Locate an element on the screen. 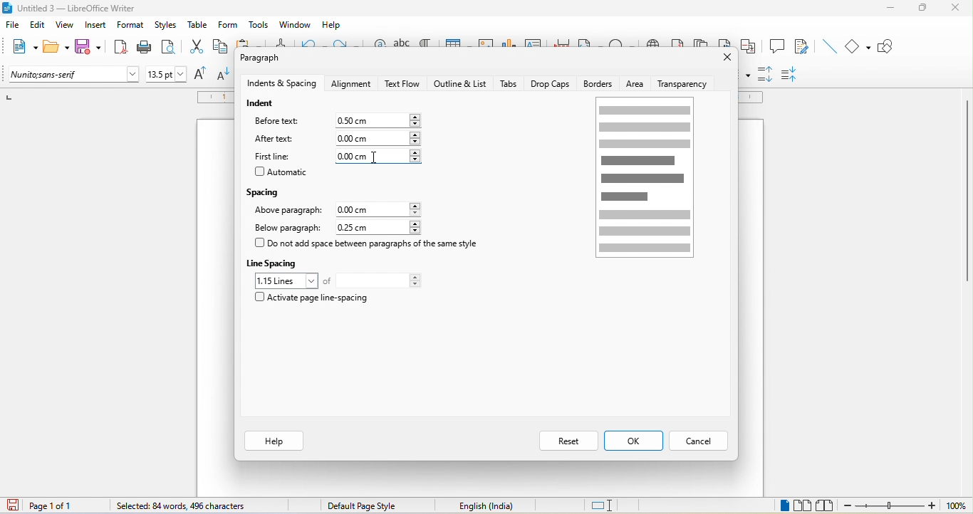  title is located at coordinates (69, 9).